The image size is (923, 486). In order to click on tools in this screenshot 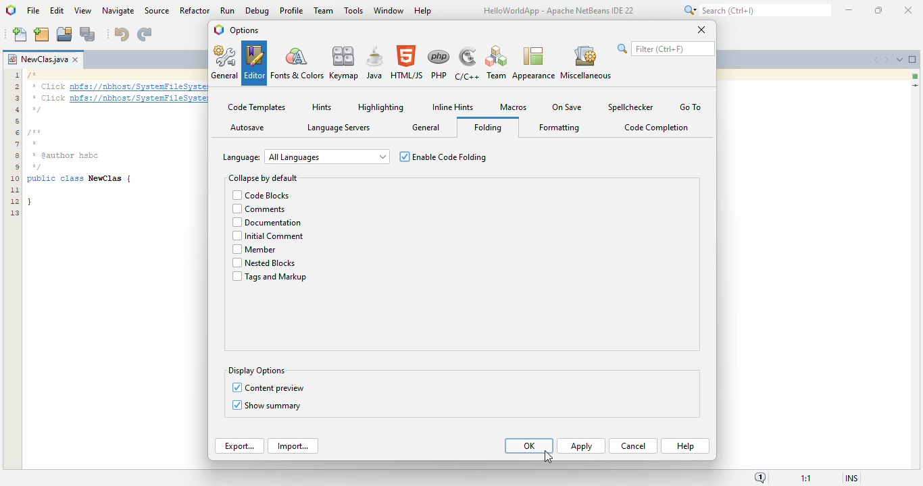, I will do `click(353, 9)`.